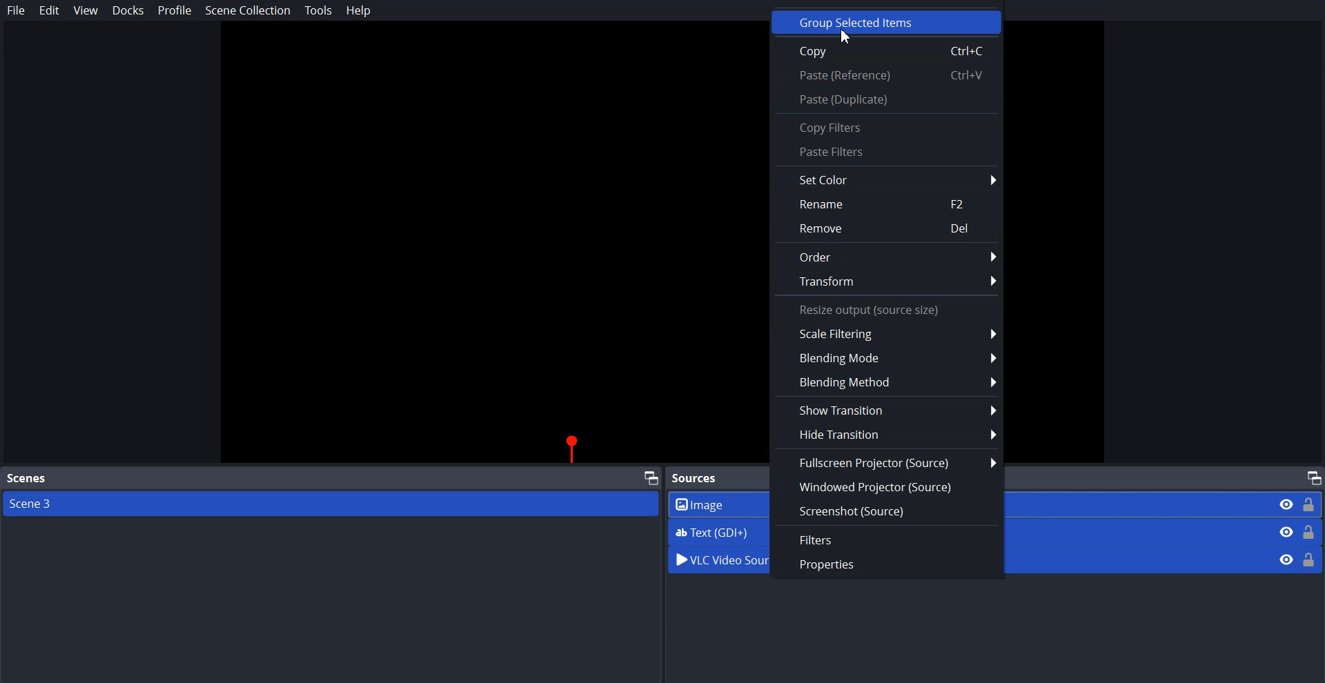 The image size is (1325, 683). I want to click on Scale Filtering, so click(887, 333).